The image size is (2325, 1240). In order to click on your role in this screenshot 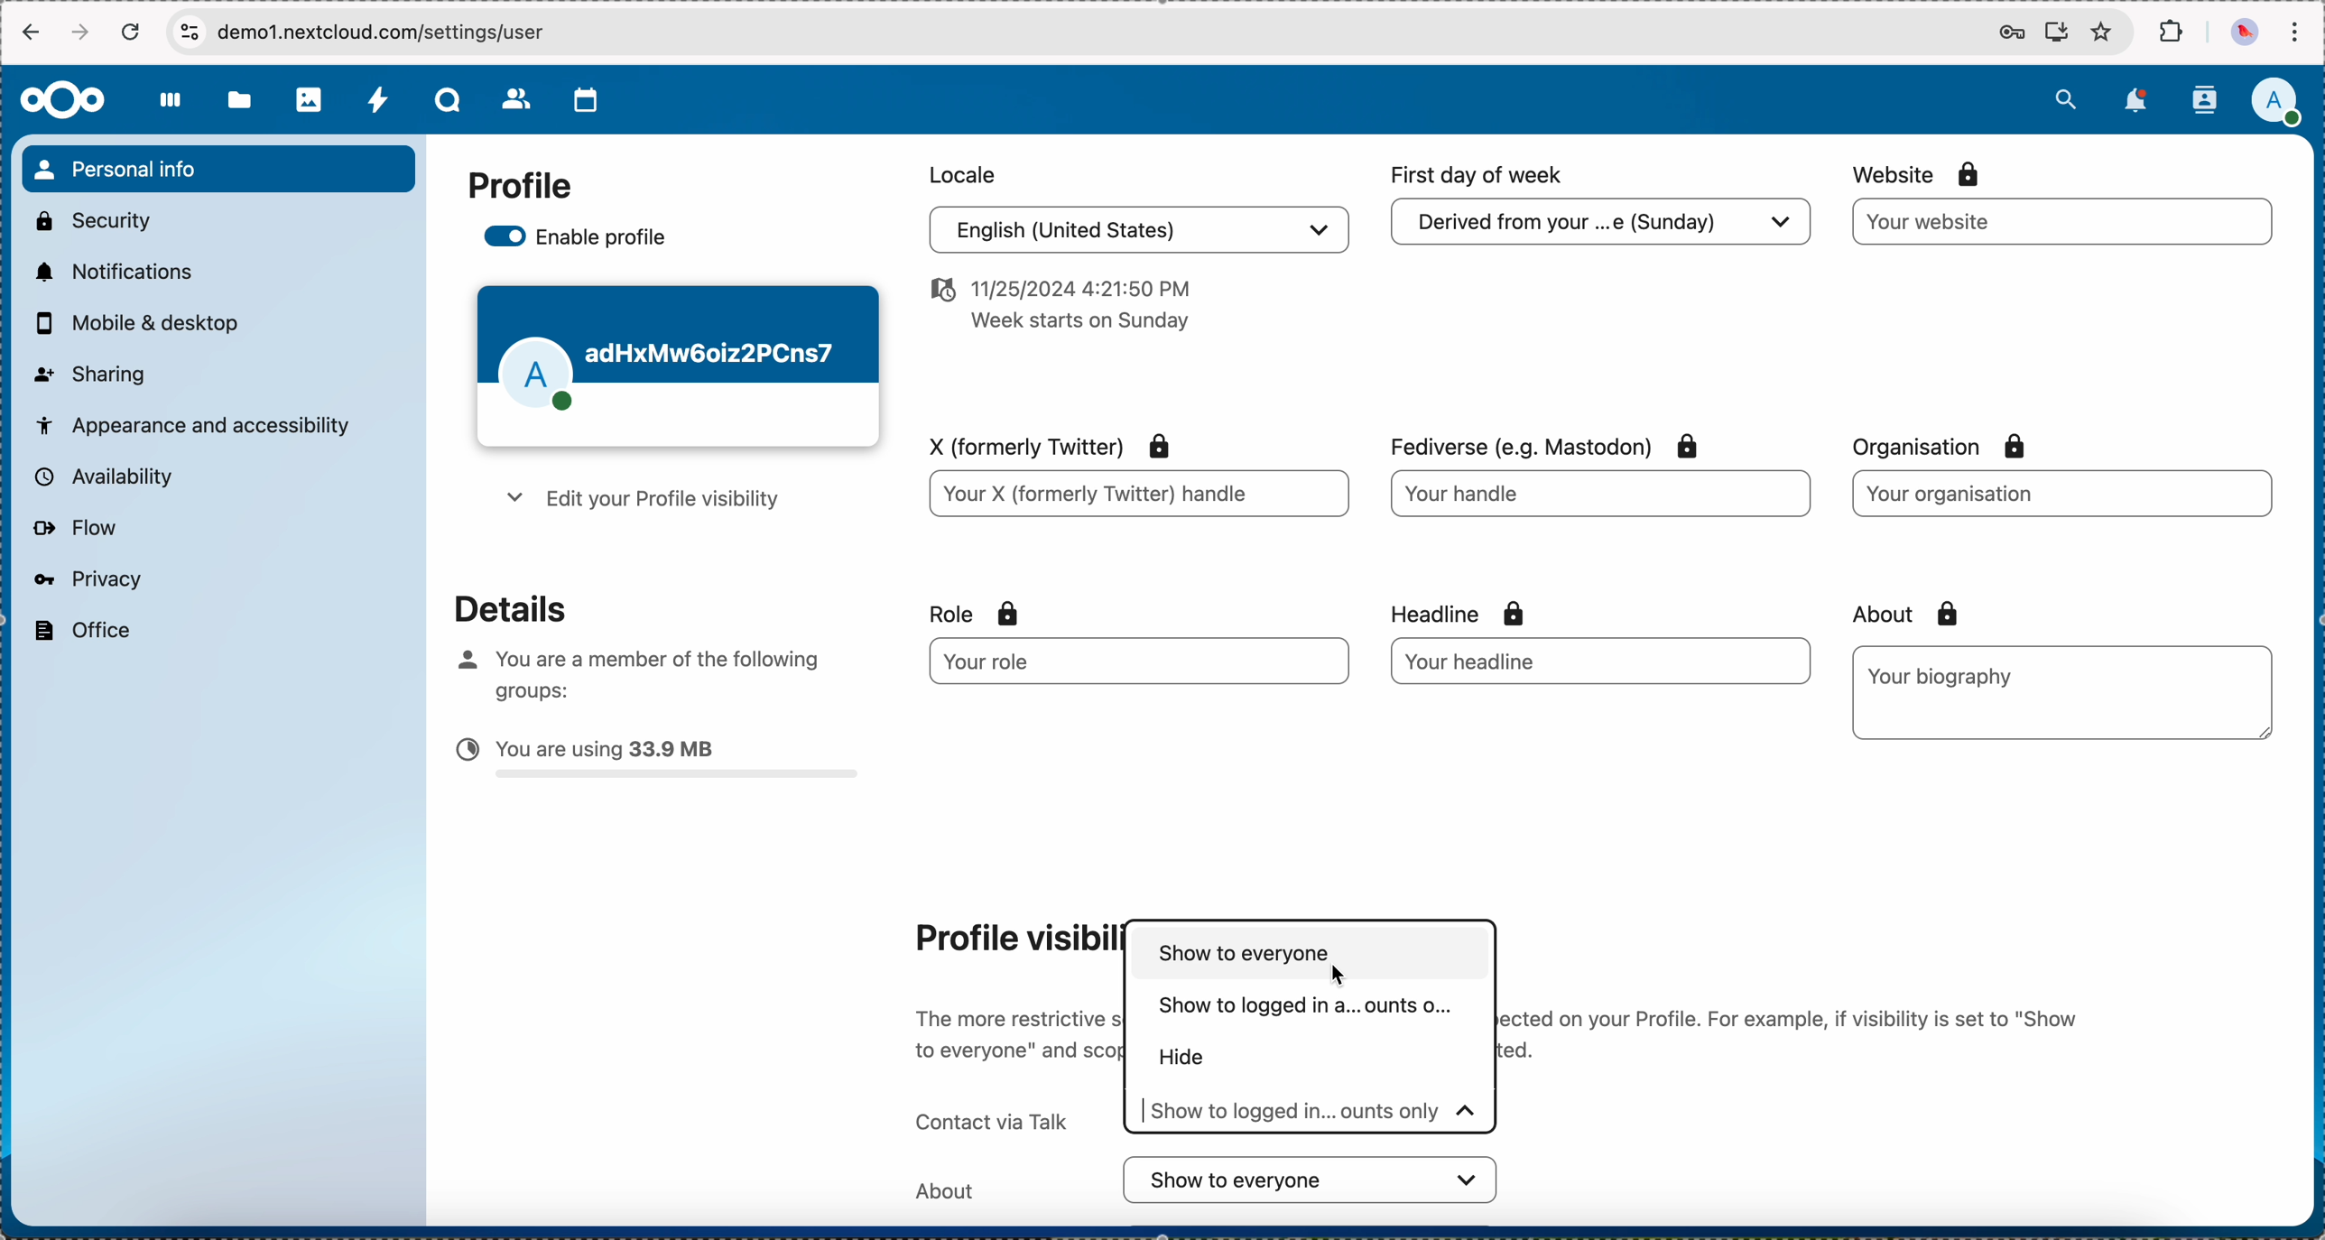, I will do `click(1125, 662)`.